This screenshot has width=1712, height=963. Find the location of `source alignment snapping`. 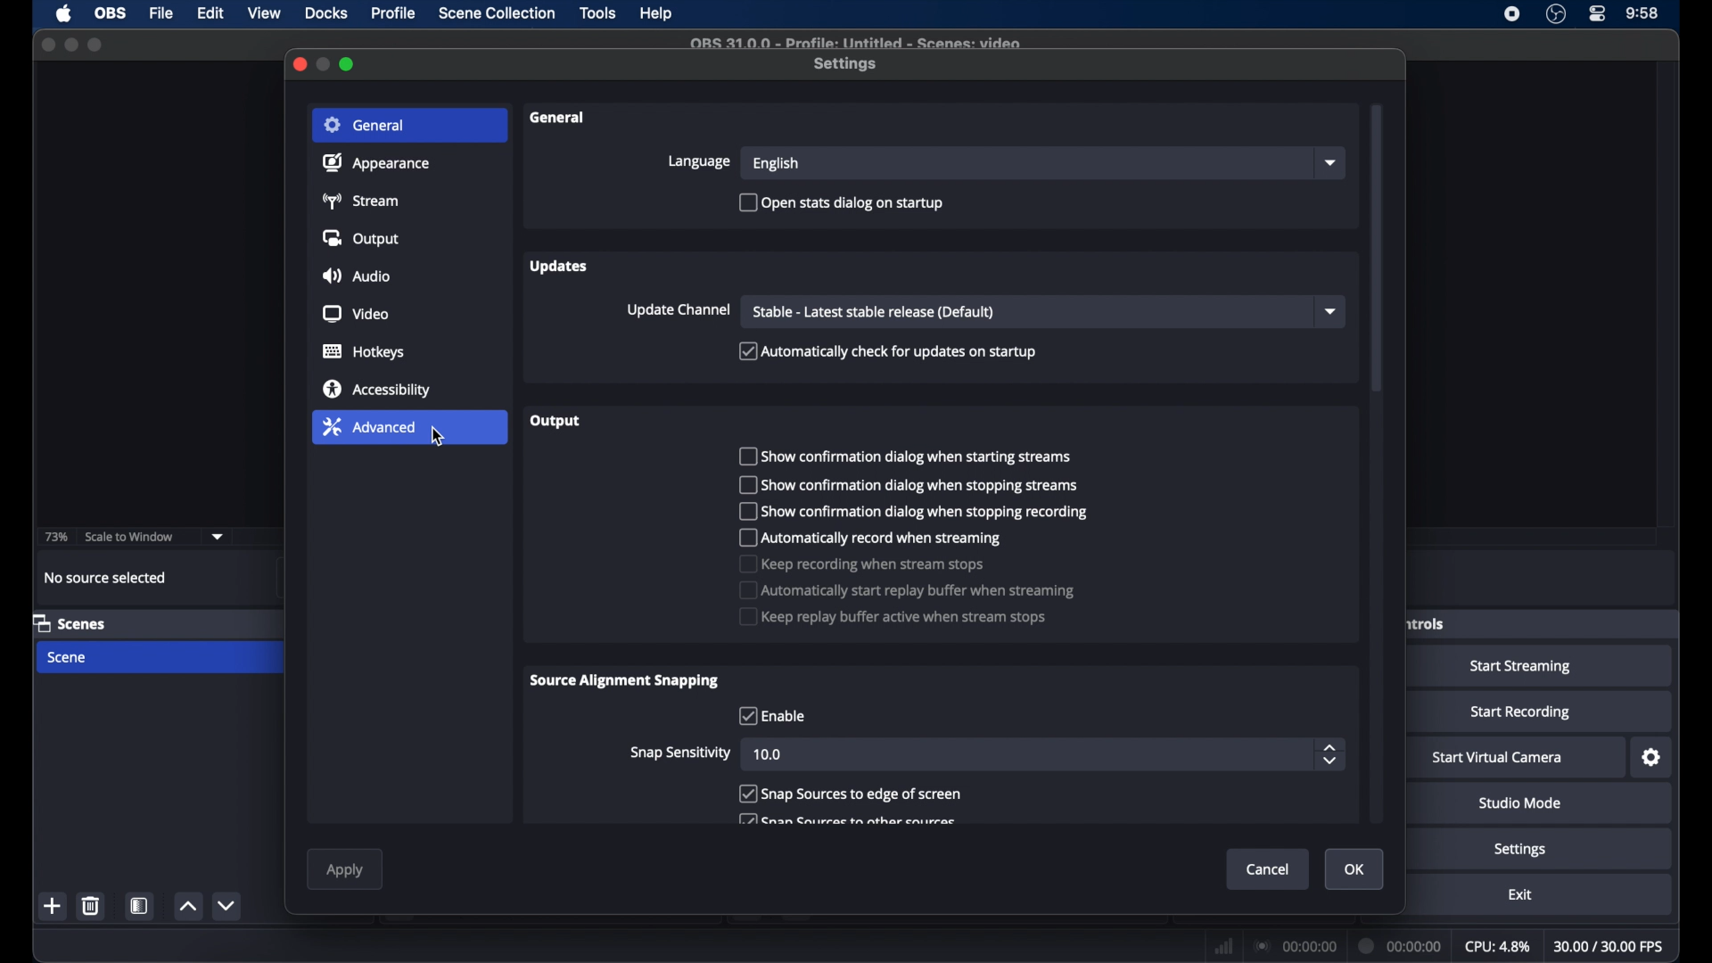

source alignment snapping is located at coordinates (625, 680).